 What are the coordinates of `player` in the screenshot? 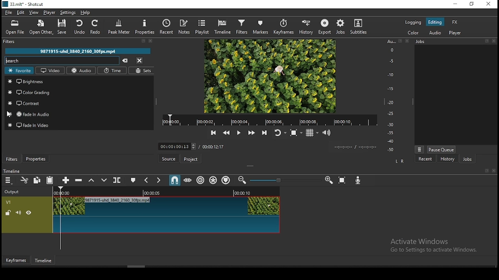 It's located at (50, 13).